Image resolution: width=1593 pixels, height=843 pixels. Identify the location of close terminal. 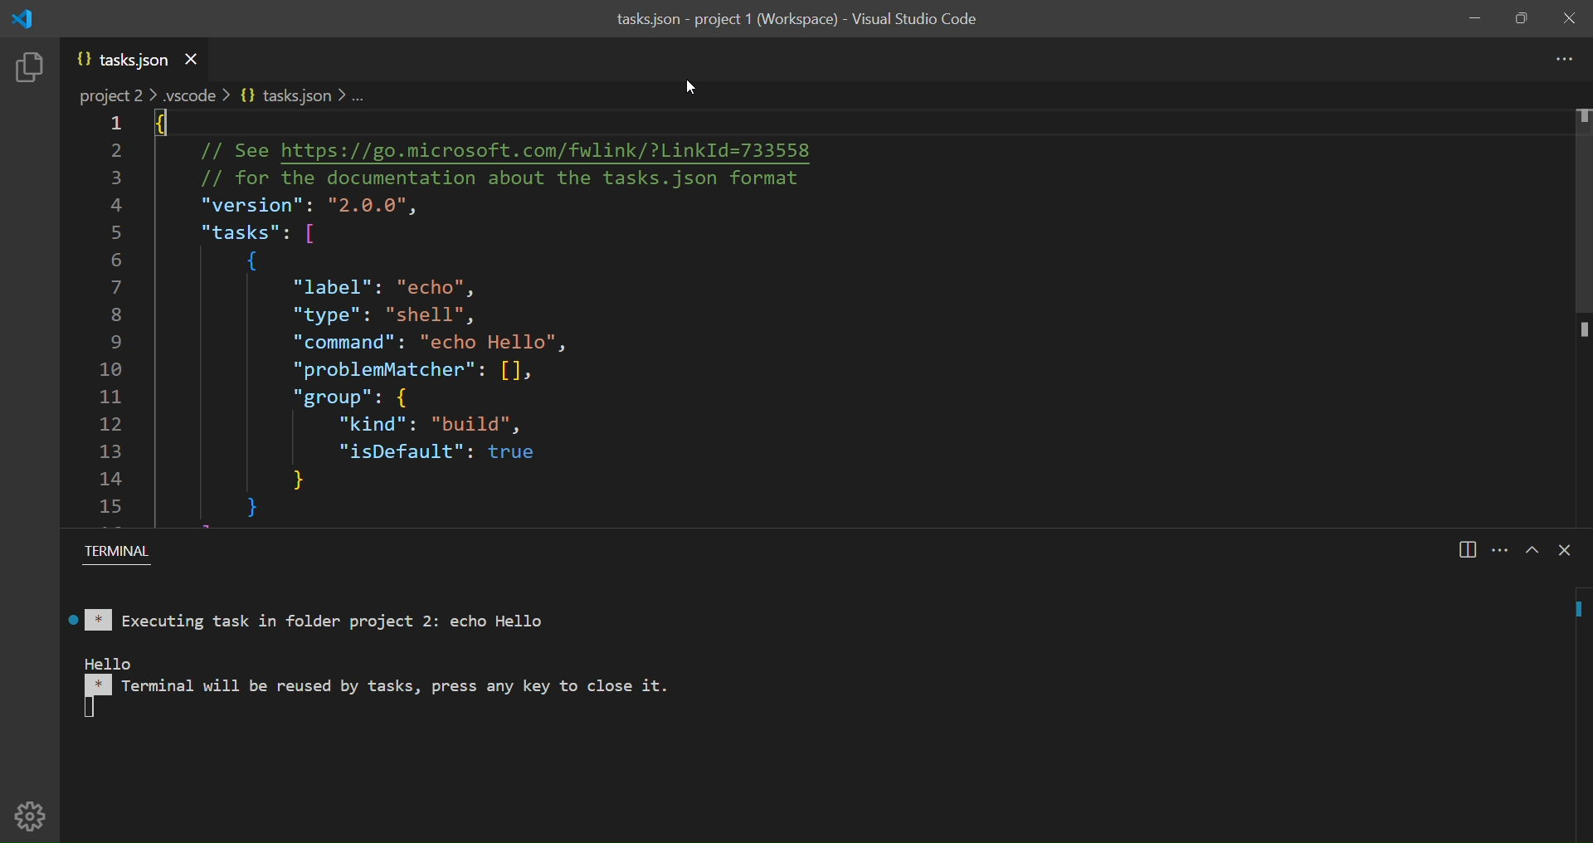
(1559, 551).